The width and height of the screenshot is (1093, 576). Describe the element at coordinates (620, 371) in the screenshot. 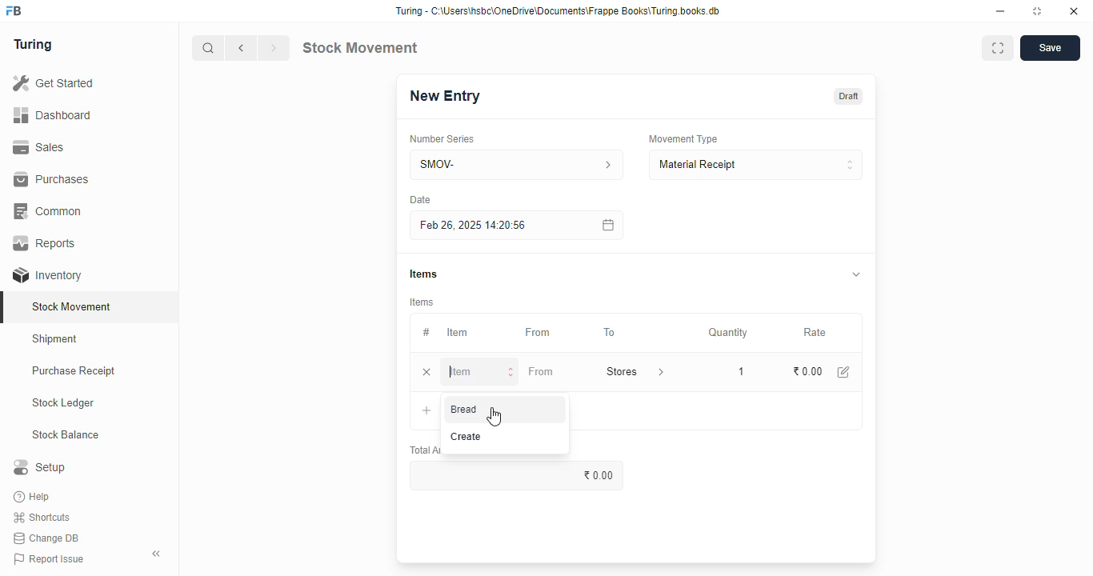

I see `stores` at that location.